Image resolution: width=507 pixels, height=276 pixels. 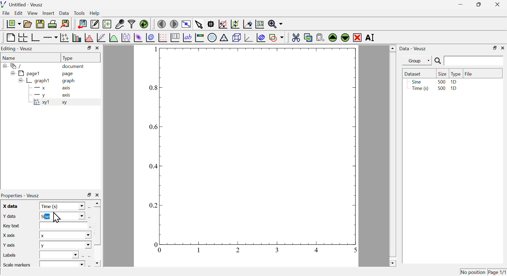 I want to click on move the selected widget up, so click(x=332, y=38).